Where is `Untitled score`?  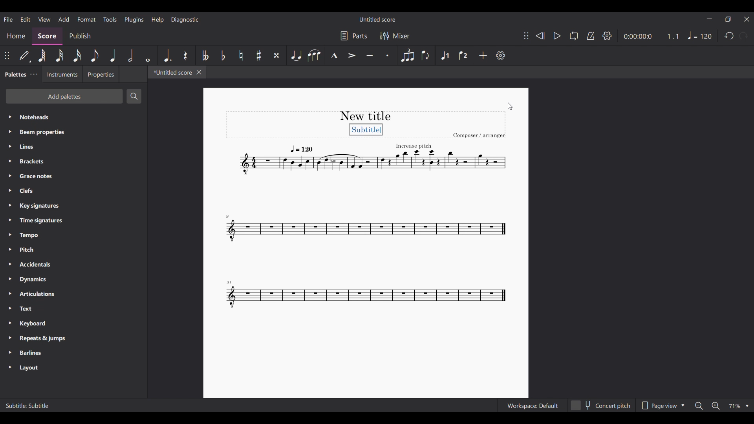 Untitled score is located at coordinates (378, 20).